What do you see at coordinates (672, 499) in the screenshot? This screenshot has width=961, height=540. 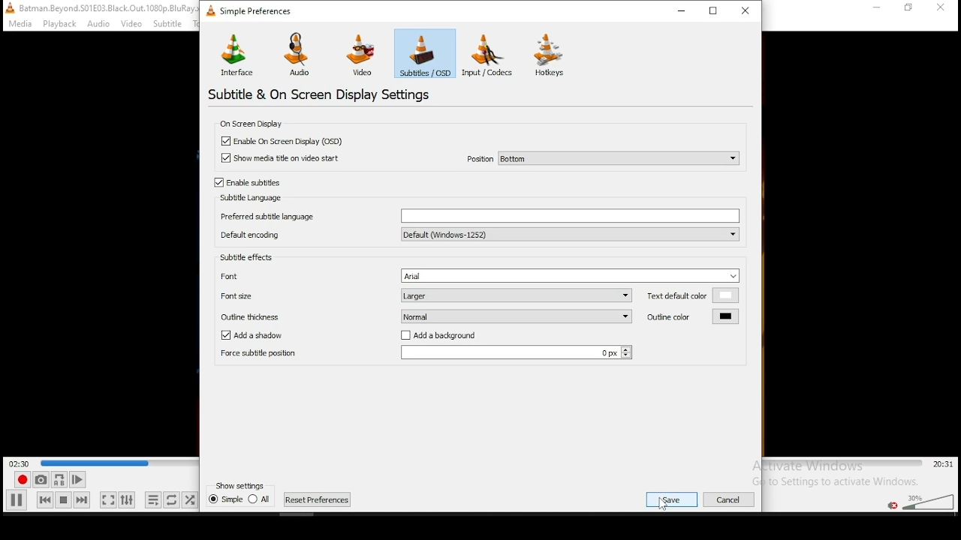 I see `save` at bounding box center [672, 499].